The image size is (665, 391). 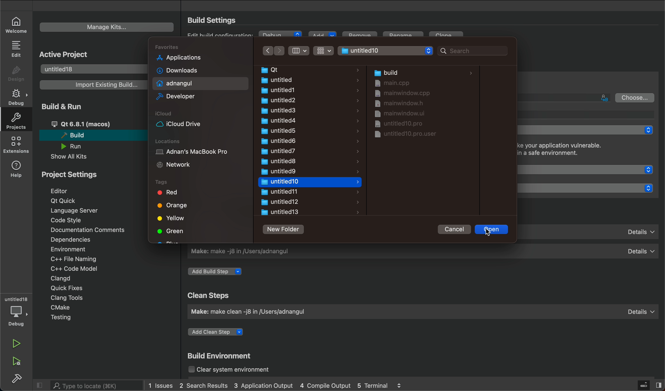 What do you see at coordinates (304, 120) in the screenshot?
I see `untitled4` at bounding box center [304, 120].